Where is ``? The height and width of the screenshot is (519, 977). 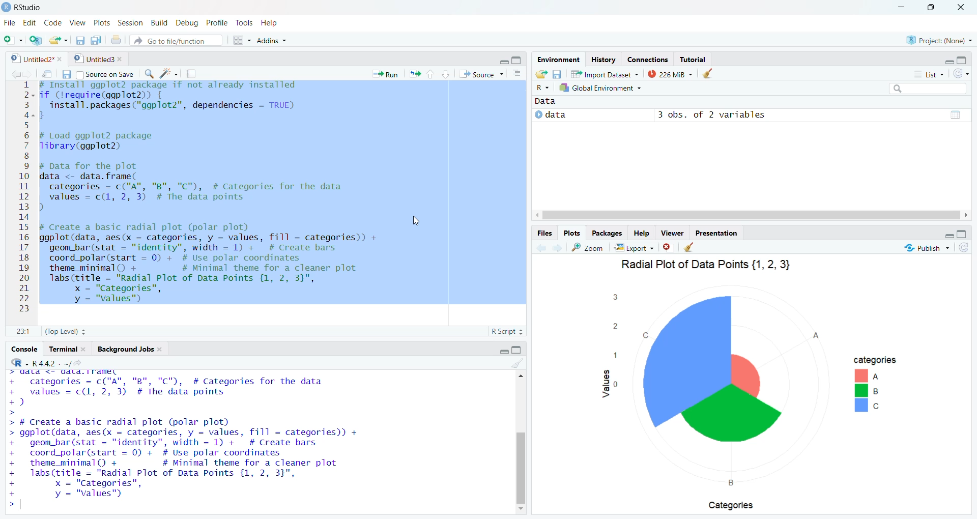  is located at coordinates (521, 466).